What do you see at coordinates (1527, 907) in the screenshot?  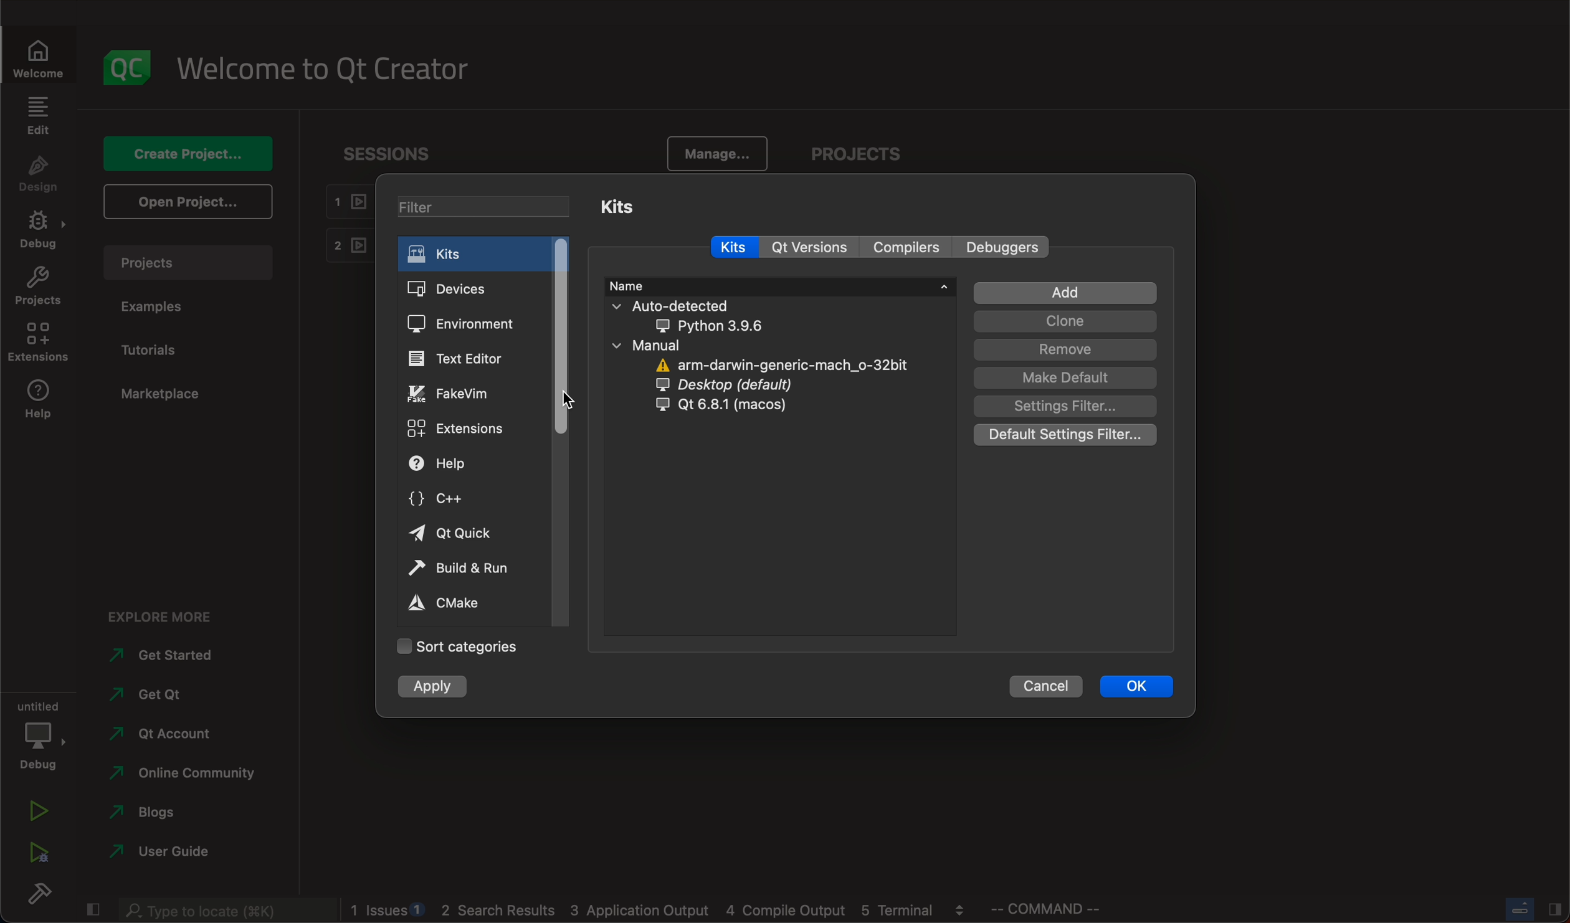 I see `close slide bar` at bounding box center [1527, 907].